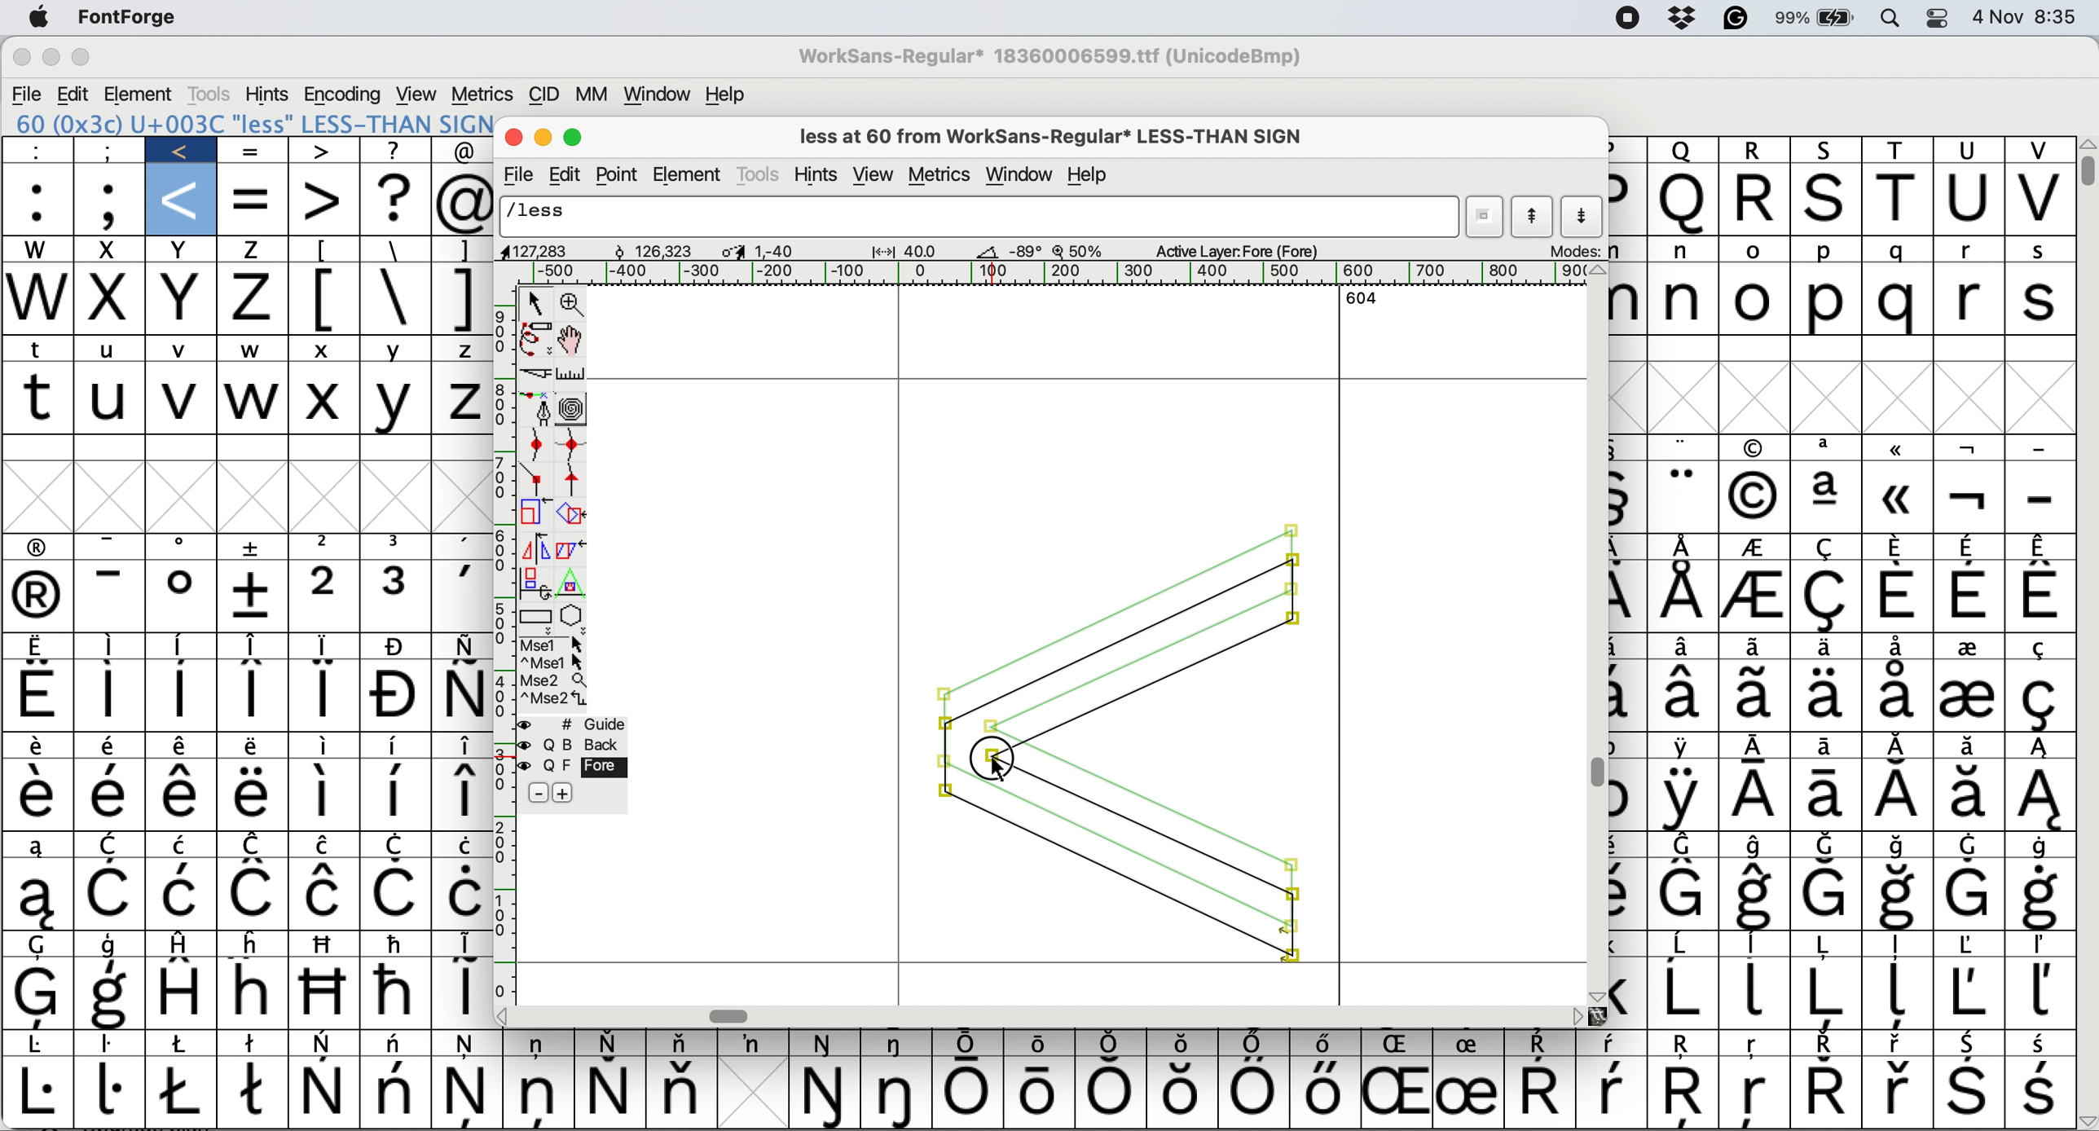 The width and height of the screenshot is (2099, 1131). What do you see at coordinates (572, 335) in the screenshot?
I see `scroll by hand` at bounding box center [572, 335].